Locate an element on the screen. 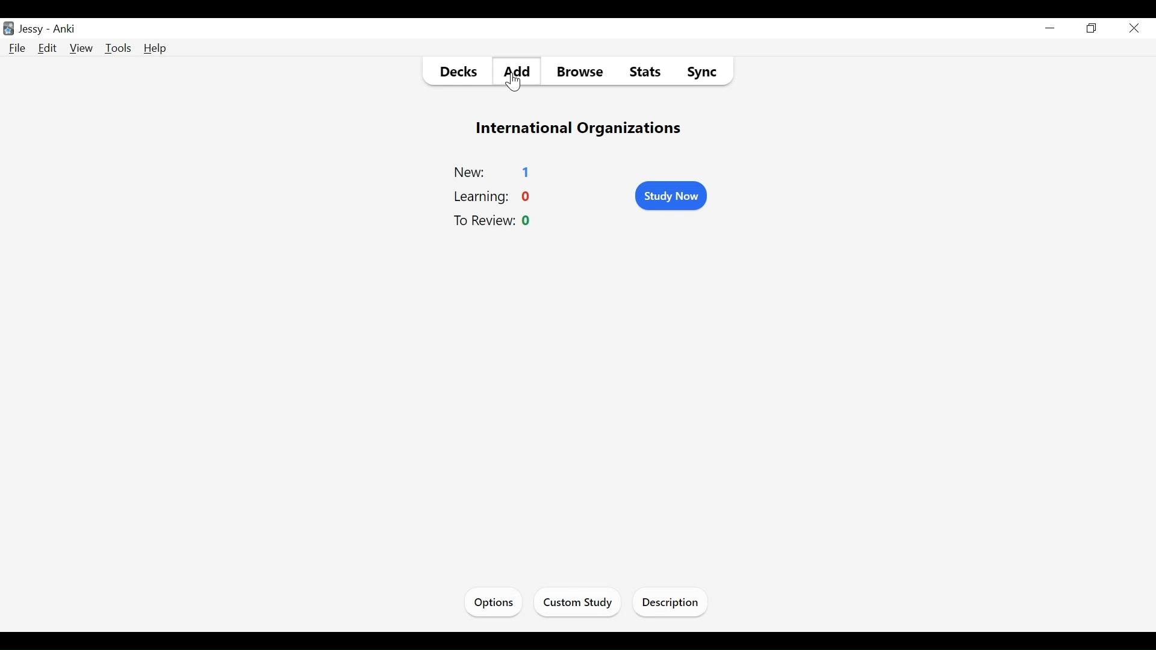  Browse is located at coordinates (583, 72).